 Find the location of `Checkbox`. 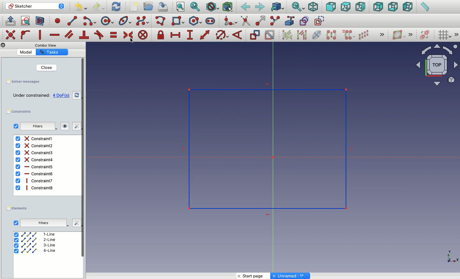

Checkbox is located at coordinates (16, 223).